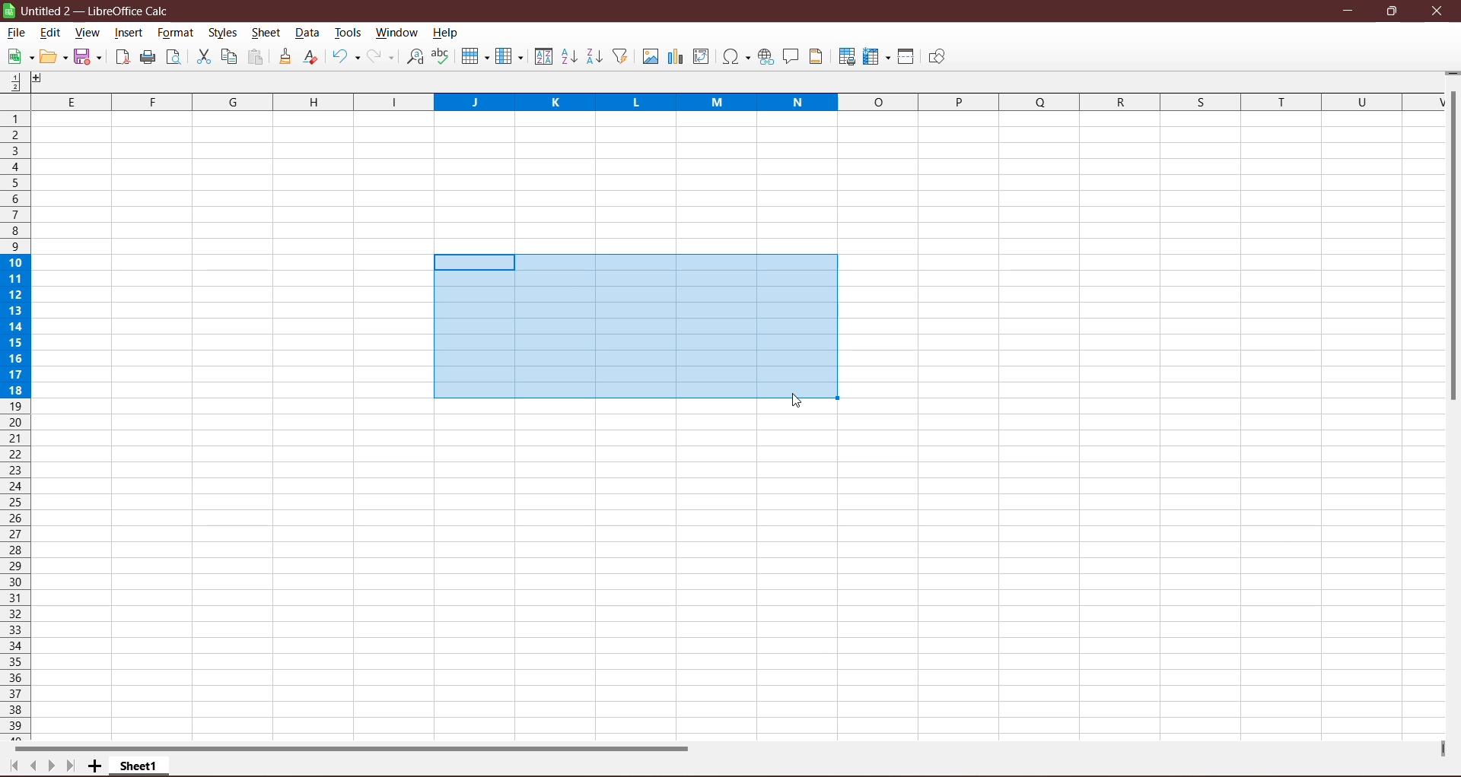  I want to click on Copy, so click(229, 56).